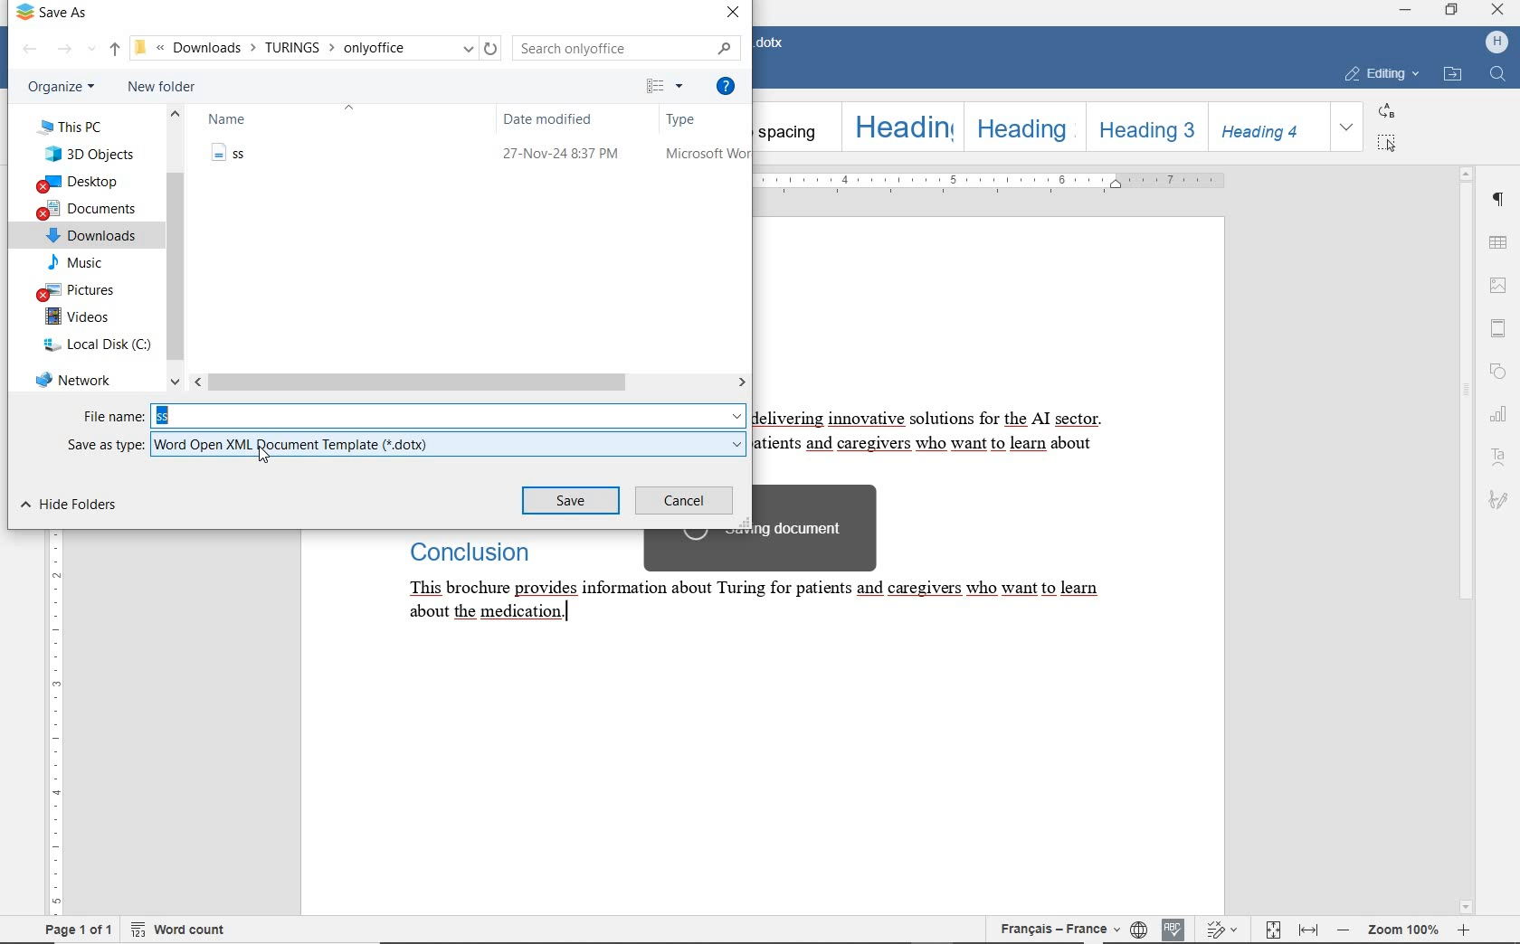 The width and height of the screenshot is (1520, 944). Describe the element at coordinates (448, 444) in the screenshot. I see `.dotx` at that location.